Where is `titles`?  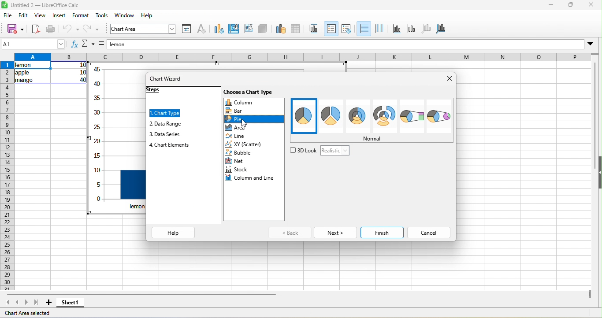
titles is located at coordinates (314, 28).